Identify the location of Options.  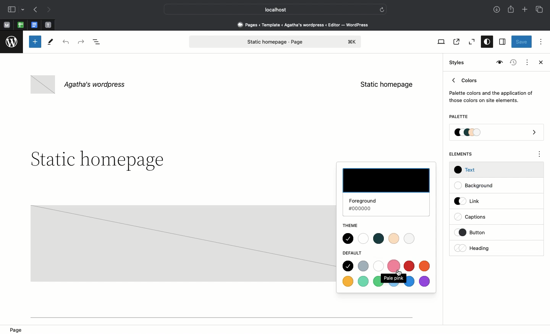
(541, 41).